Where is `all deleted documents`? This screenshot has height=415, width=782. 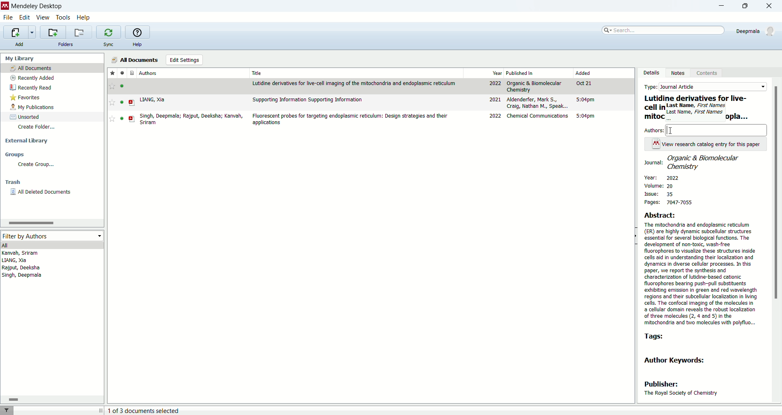 all deleted documents is located at coordinates (40, 192).